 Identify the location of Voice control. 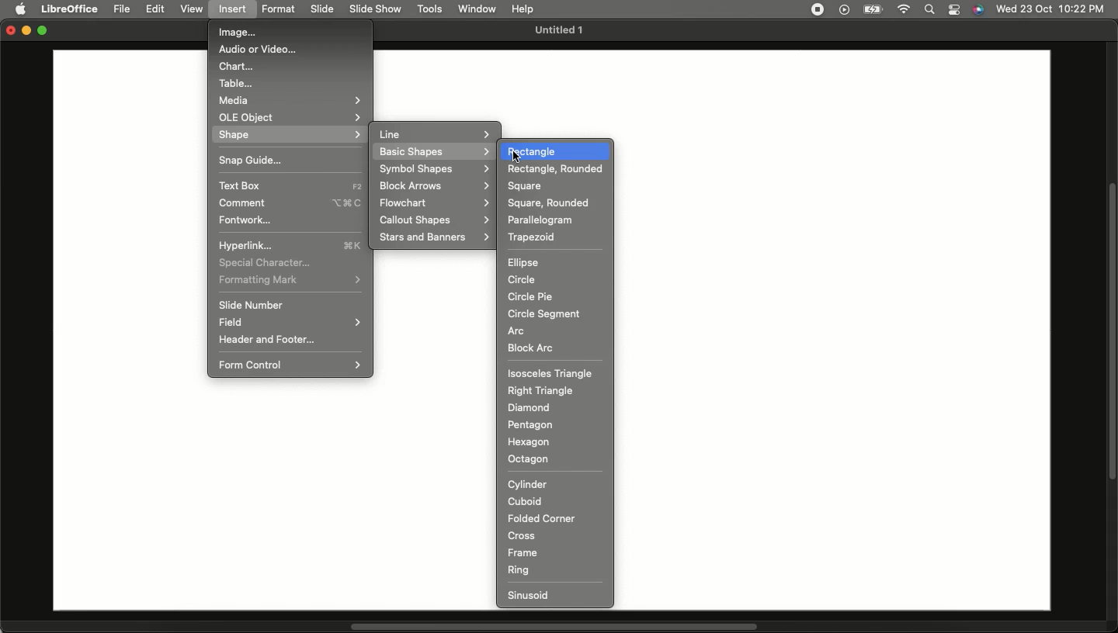
(977, 10).